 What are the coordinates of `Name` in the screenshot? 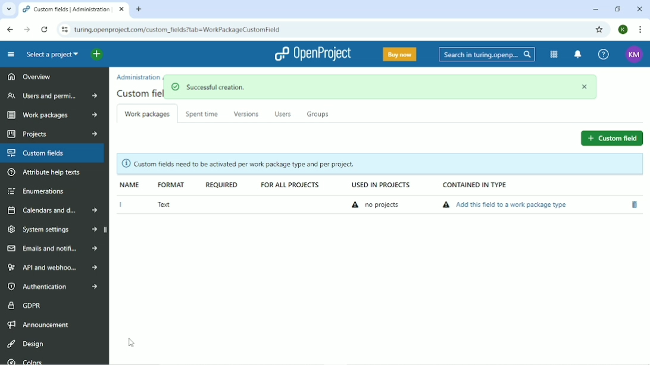 It's located at (130, 185).